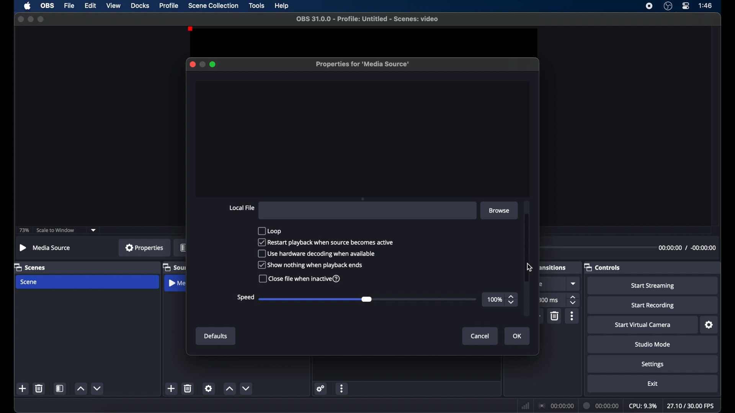 The height and width of the screenshot is (413, 735). I want to click on start streaming, so click(653, 286).